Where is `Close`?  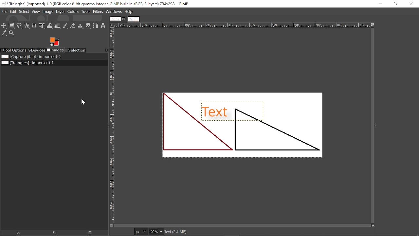 Close is located at coordinates (410, 5).